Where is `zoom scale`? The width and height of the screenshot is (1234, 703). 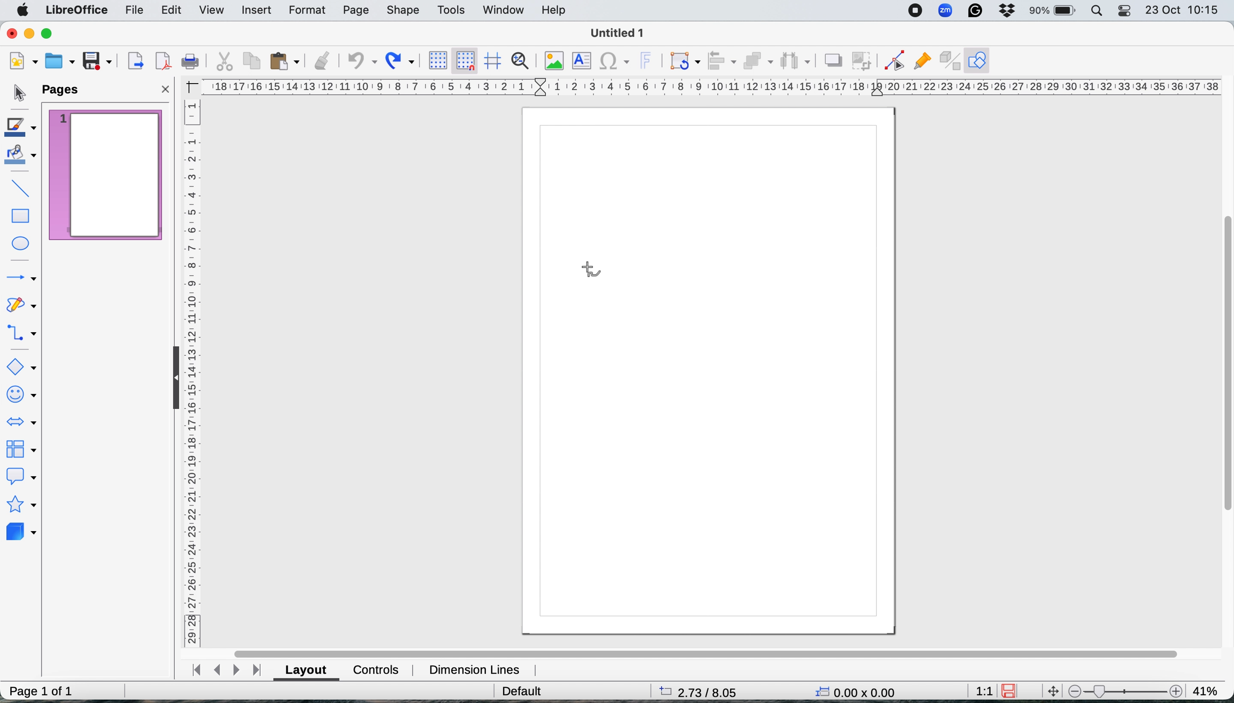 zoom scale is located at coordinates (1127, 689).